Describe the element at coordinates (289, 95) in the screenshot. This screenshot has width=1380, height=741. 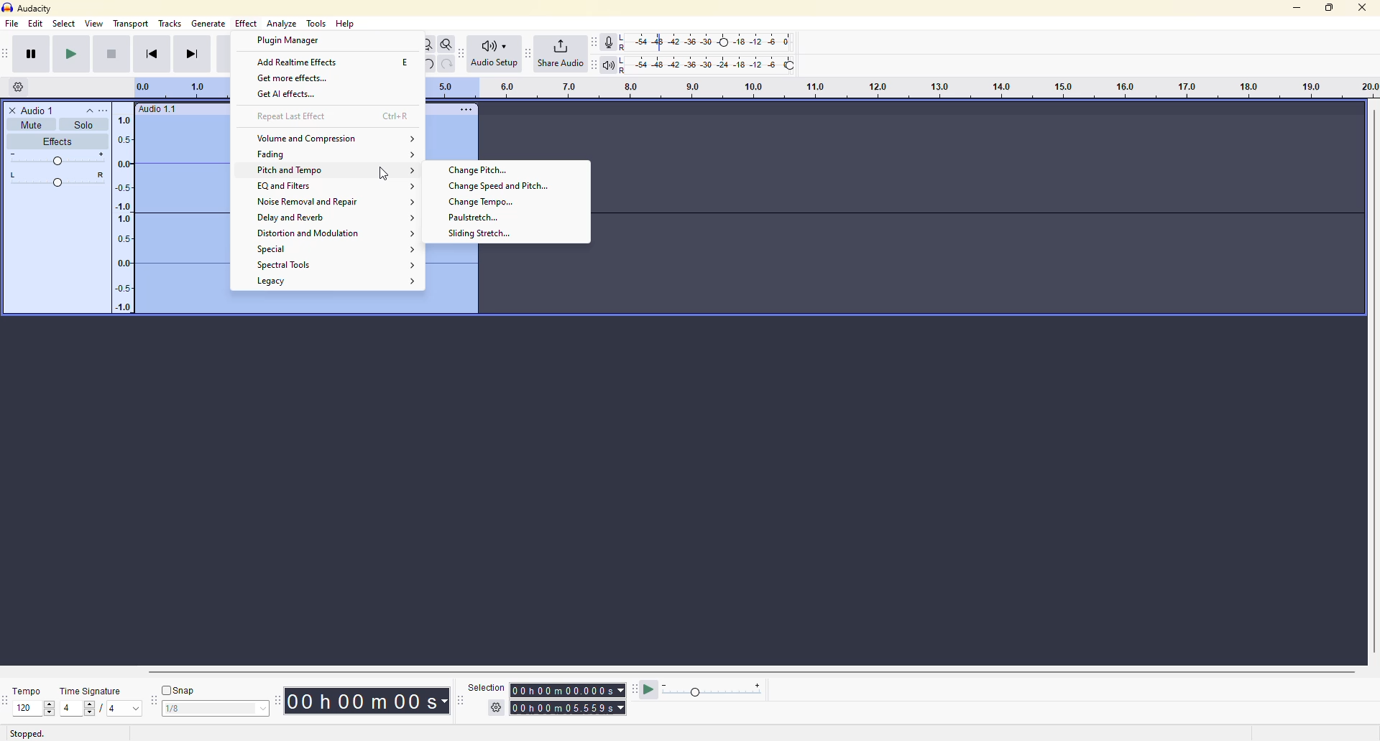
I see `get ai effects` at that location.